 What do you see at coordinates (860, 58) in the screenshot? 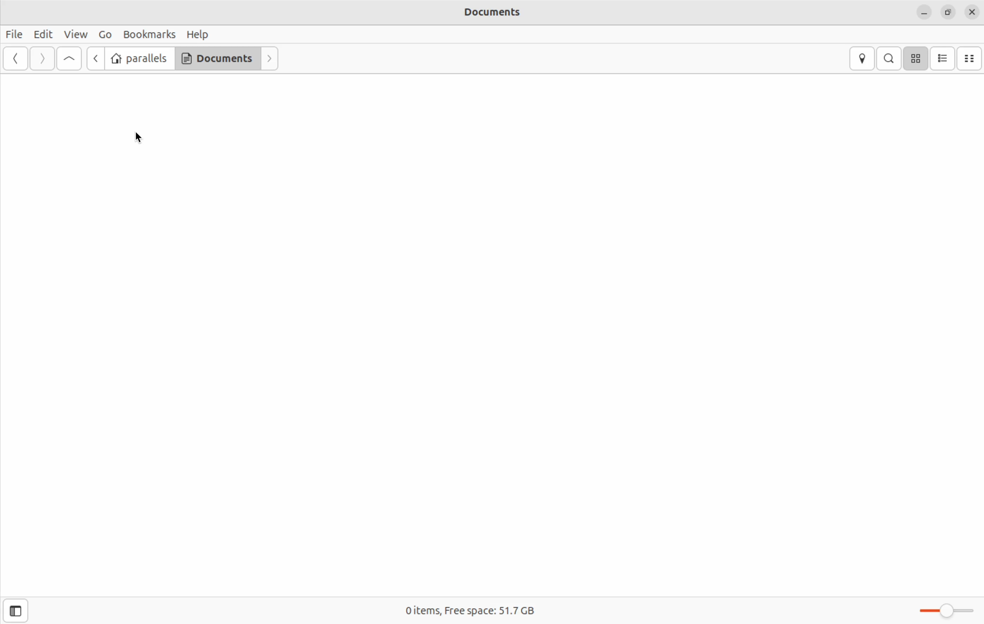
I see `location` at bounding box center [860, 58].